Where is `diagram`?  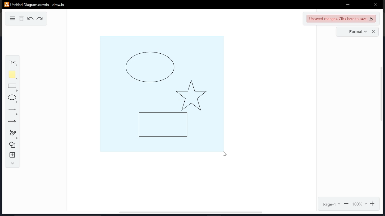
diagram is located at coordinates (11, 18).